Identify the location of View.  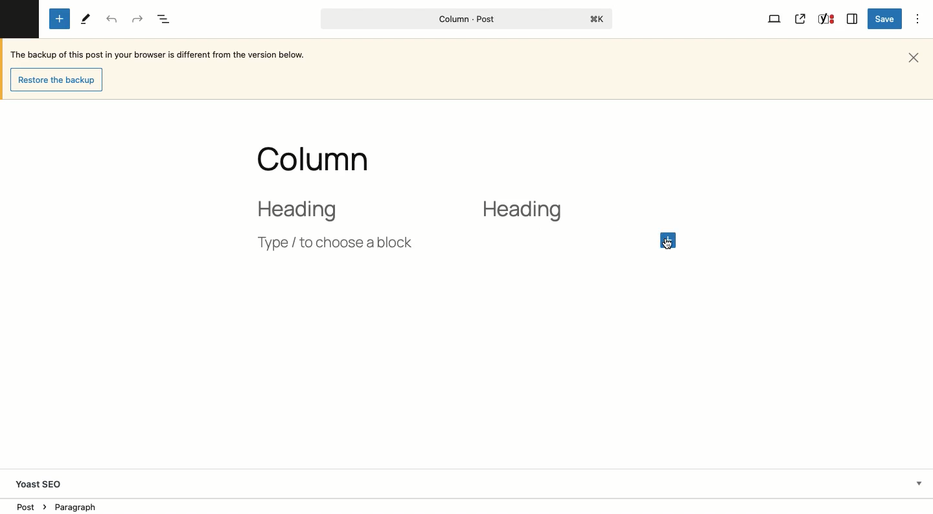
(775, 18).